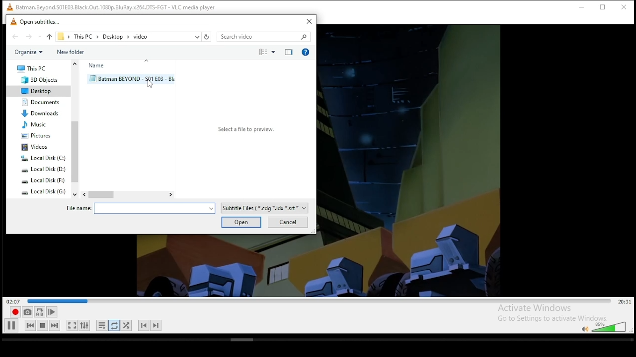 This screenshot has height=357, width=636. What do you see at coordinates (289, 53) in the screenshot?
I see `close preview pane` at bounding box center [289, 53].